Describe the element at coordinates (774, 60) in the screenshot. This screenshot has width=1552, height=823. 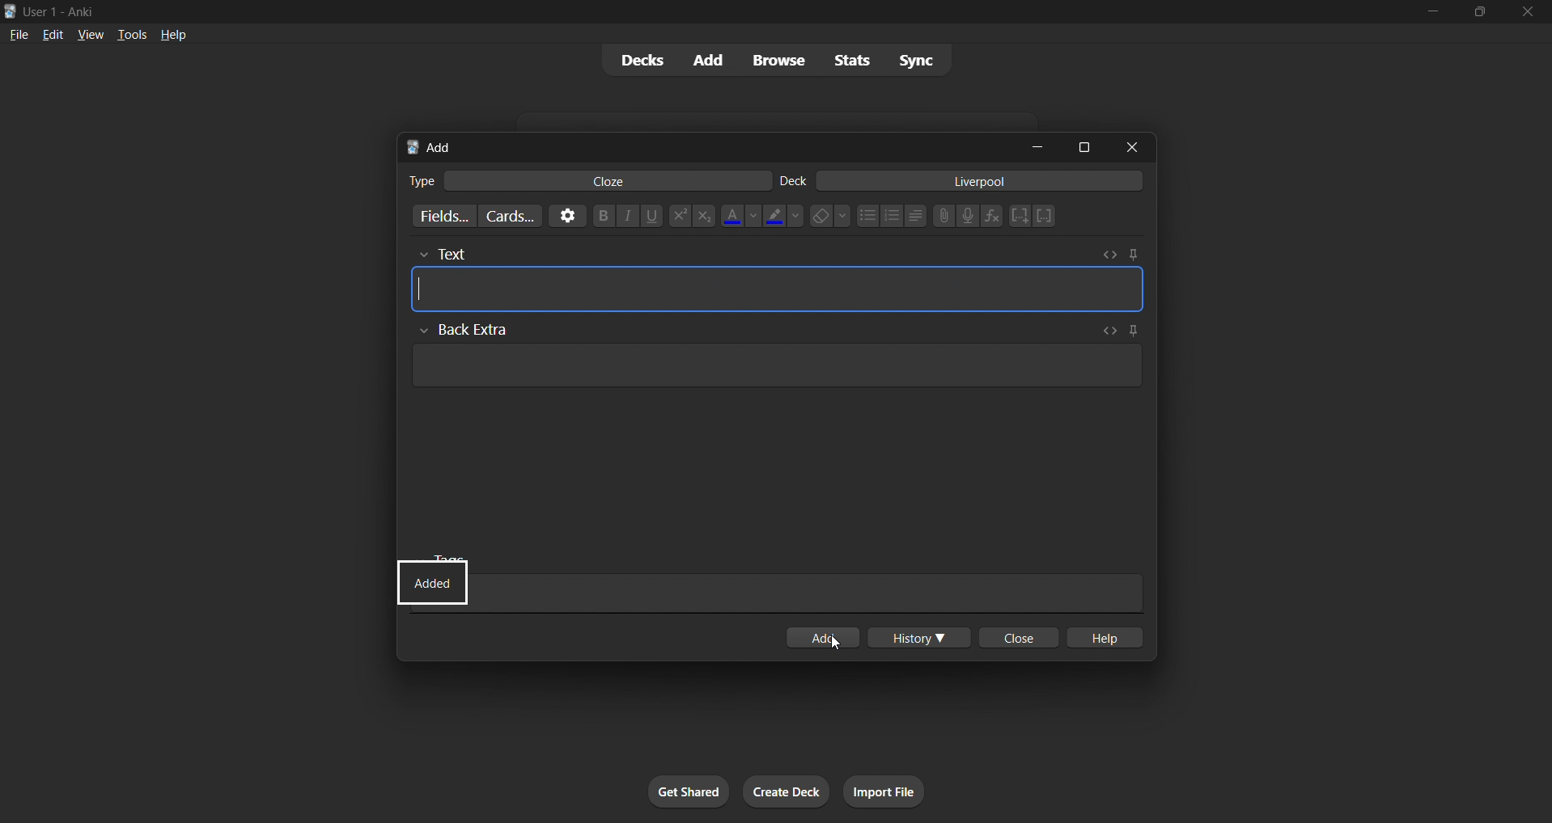
I see `browse` at that location.